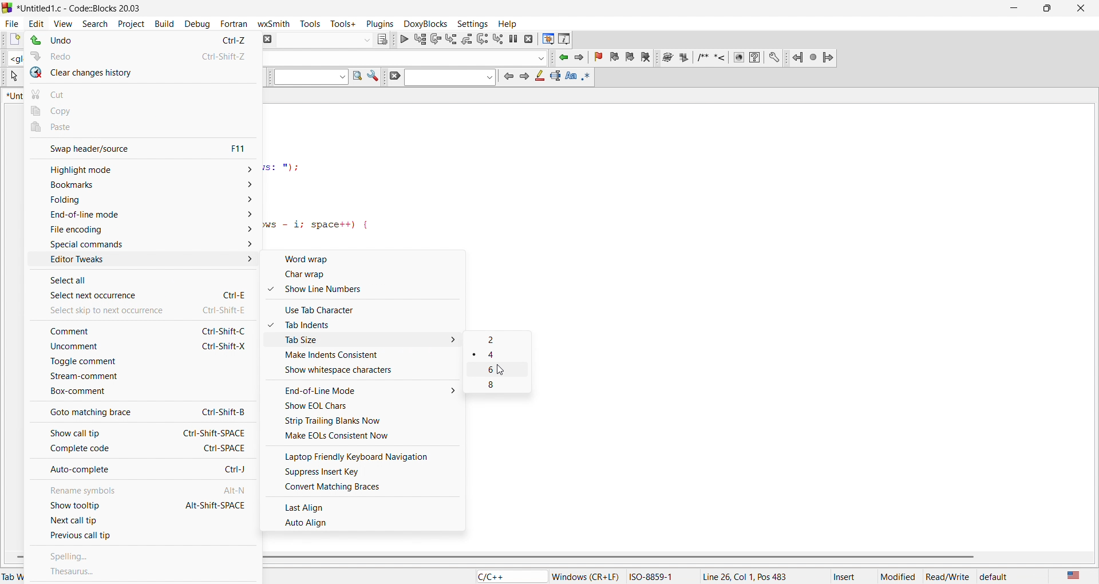 Image resolution: width=1099 pixels, height=584 pixels. I want to click on icon, so click(374, 78).